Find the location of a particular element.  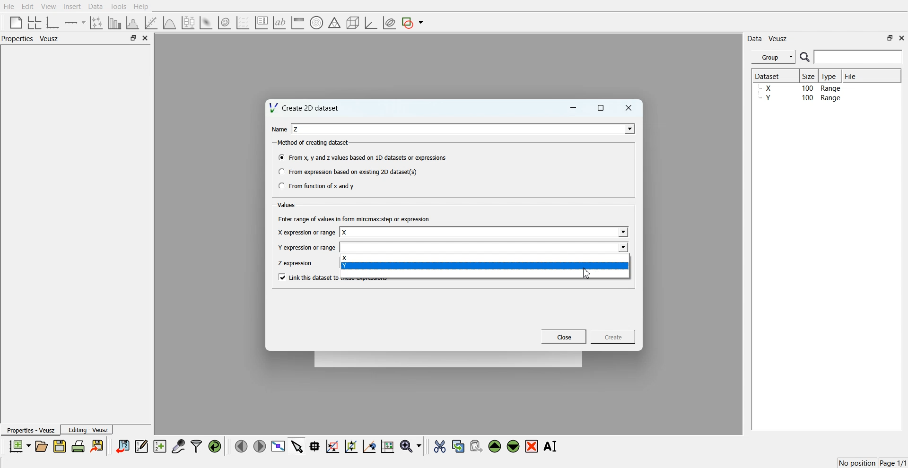

Cut the selected widget is located at coordinates (440, 447).